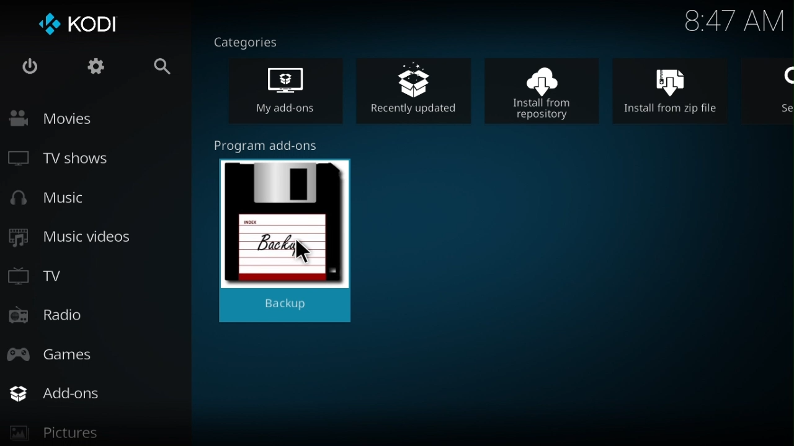  What do you see at coordinates (550, 89) in the screenshot?
I see `Install from repository` at bounding box center [550, 89].